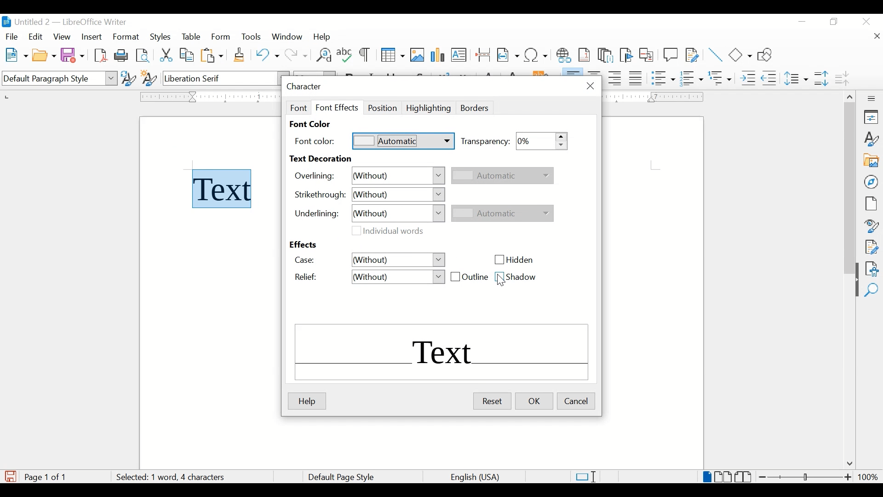  Describe the element at coordinates (121, 55) in the screenshot. I see `print` at that location.